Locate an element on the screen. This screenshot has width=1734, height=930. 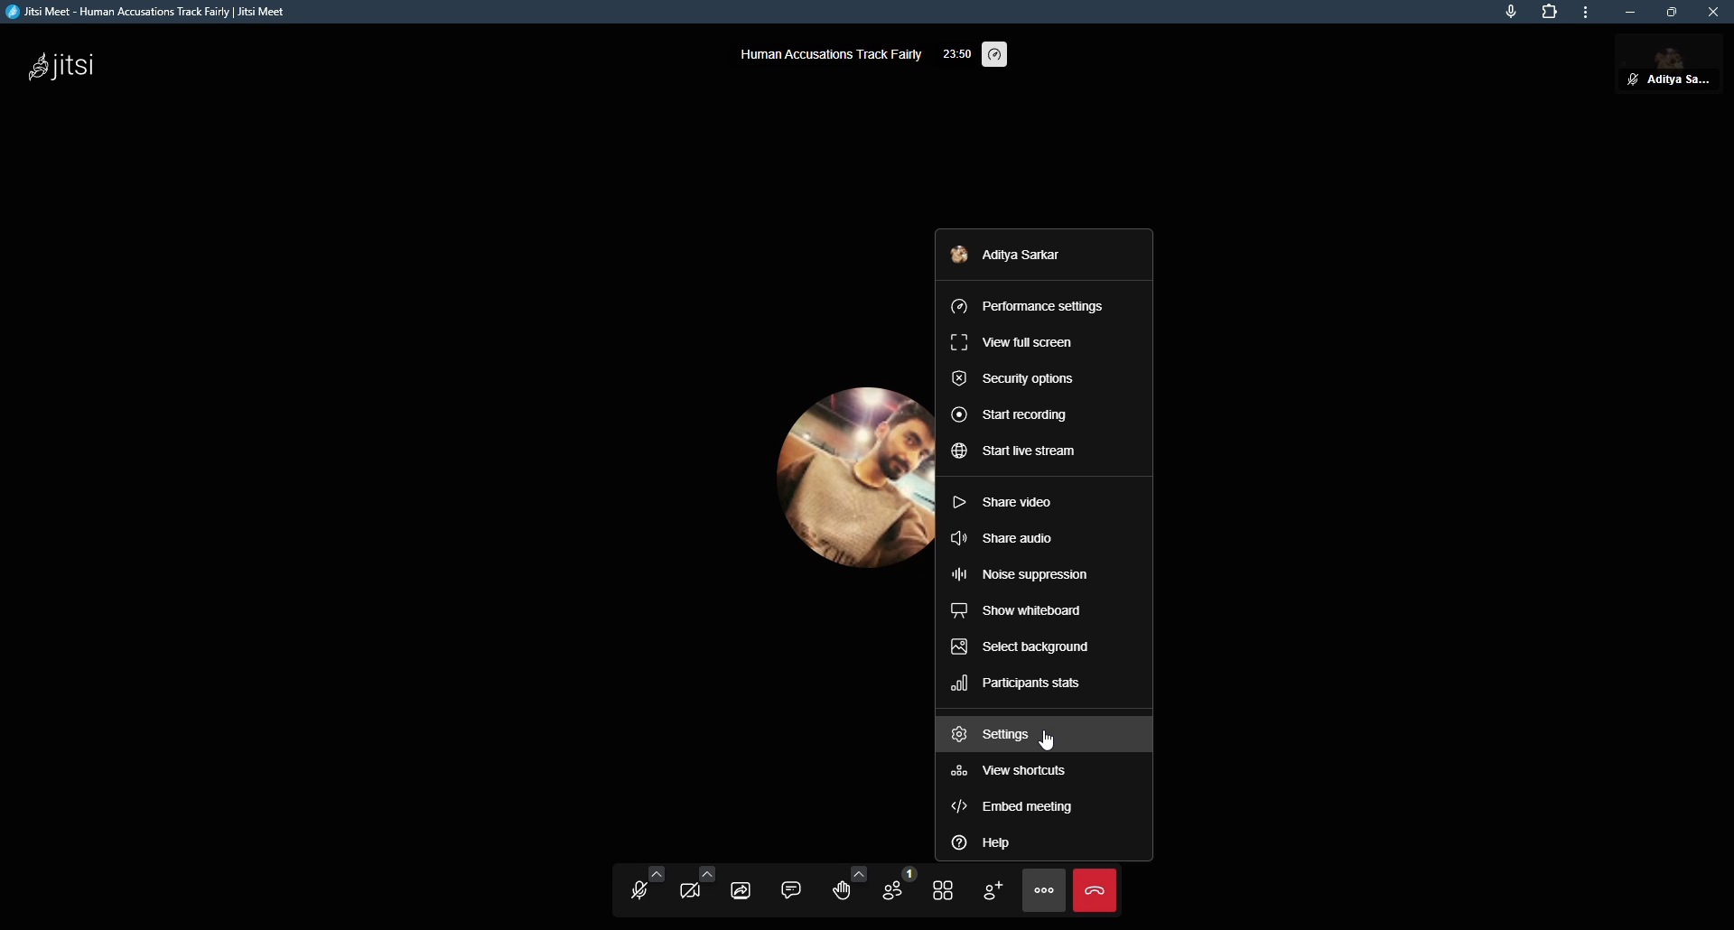
settings is located at coordinates (995, 735).